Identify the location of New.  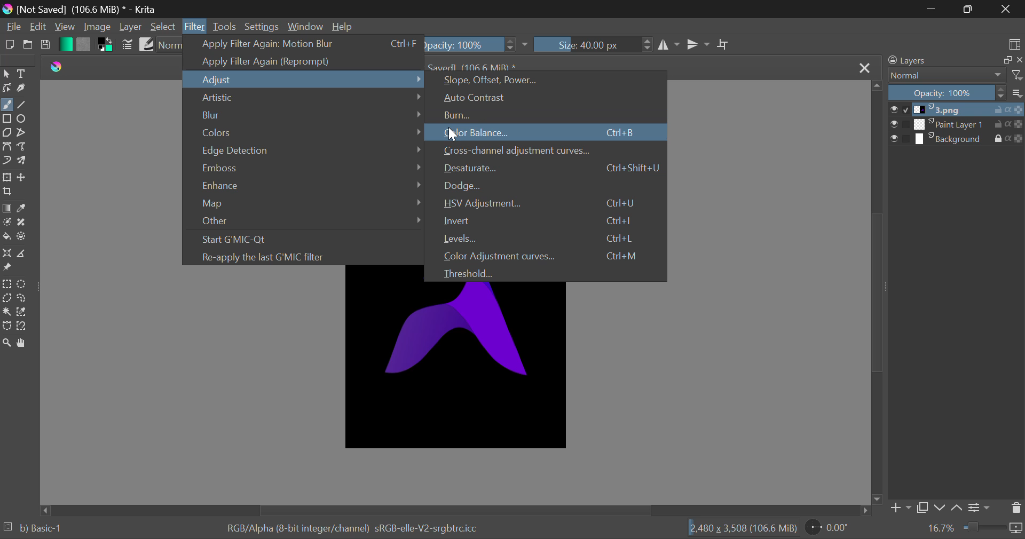
(10, 46).